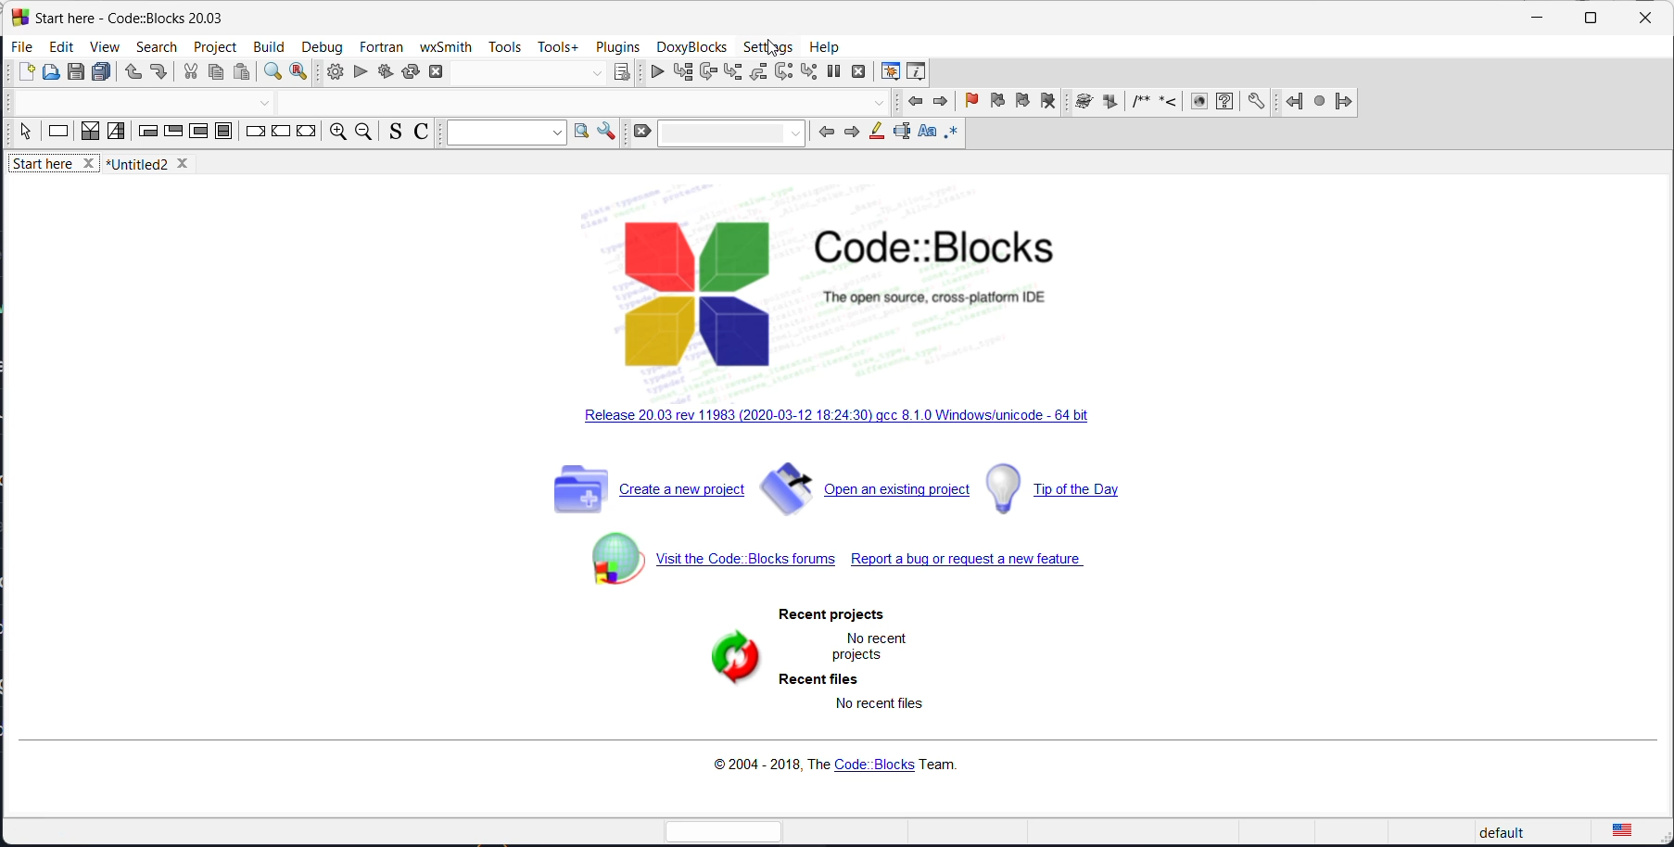 This screenshot has height=847, width=1674. What do you see at coordinates (733, 132) in the screenshot?
I see `dropdown` at bounding box center [733, 132].